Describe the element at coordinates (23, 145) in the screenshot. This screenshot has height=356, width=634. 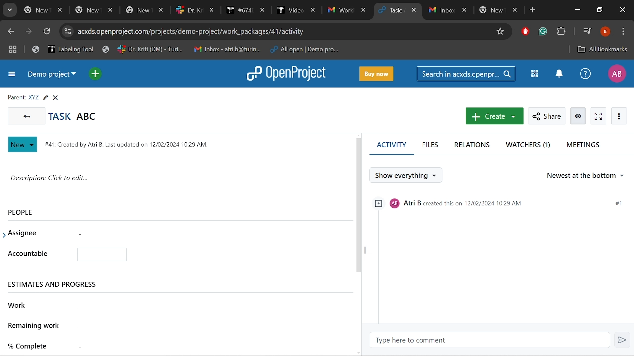
I see `New` at that location.